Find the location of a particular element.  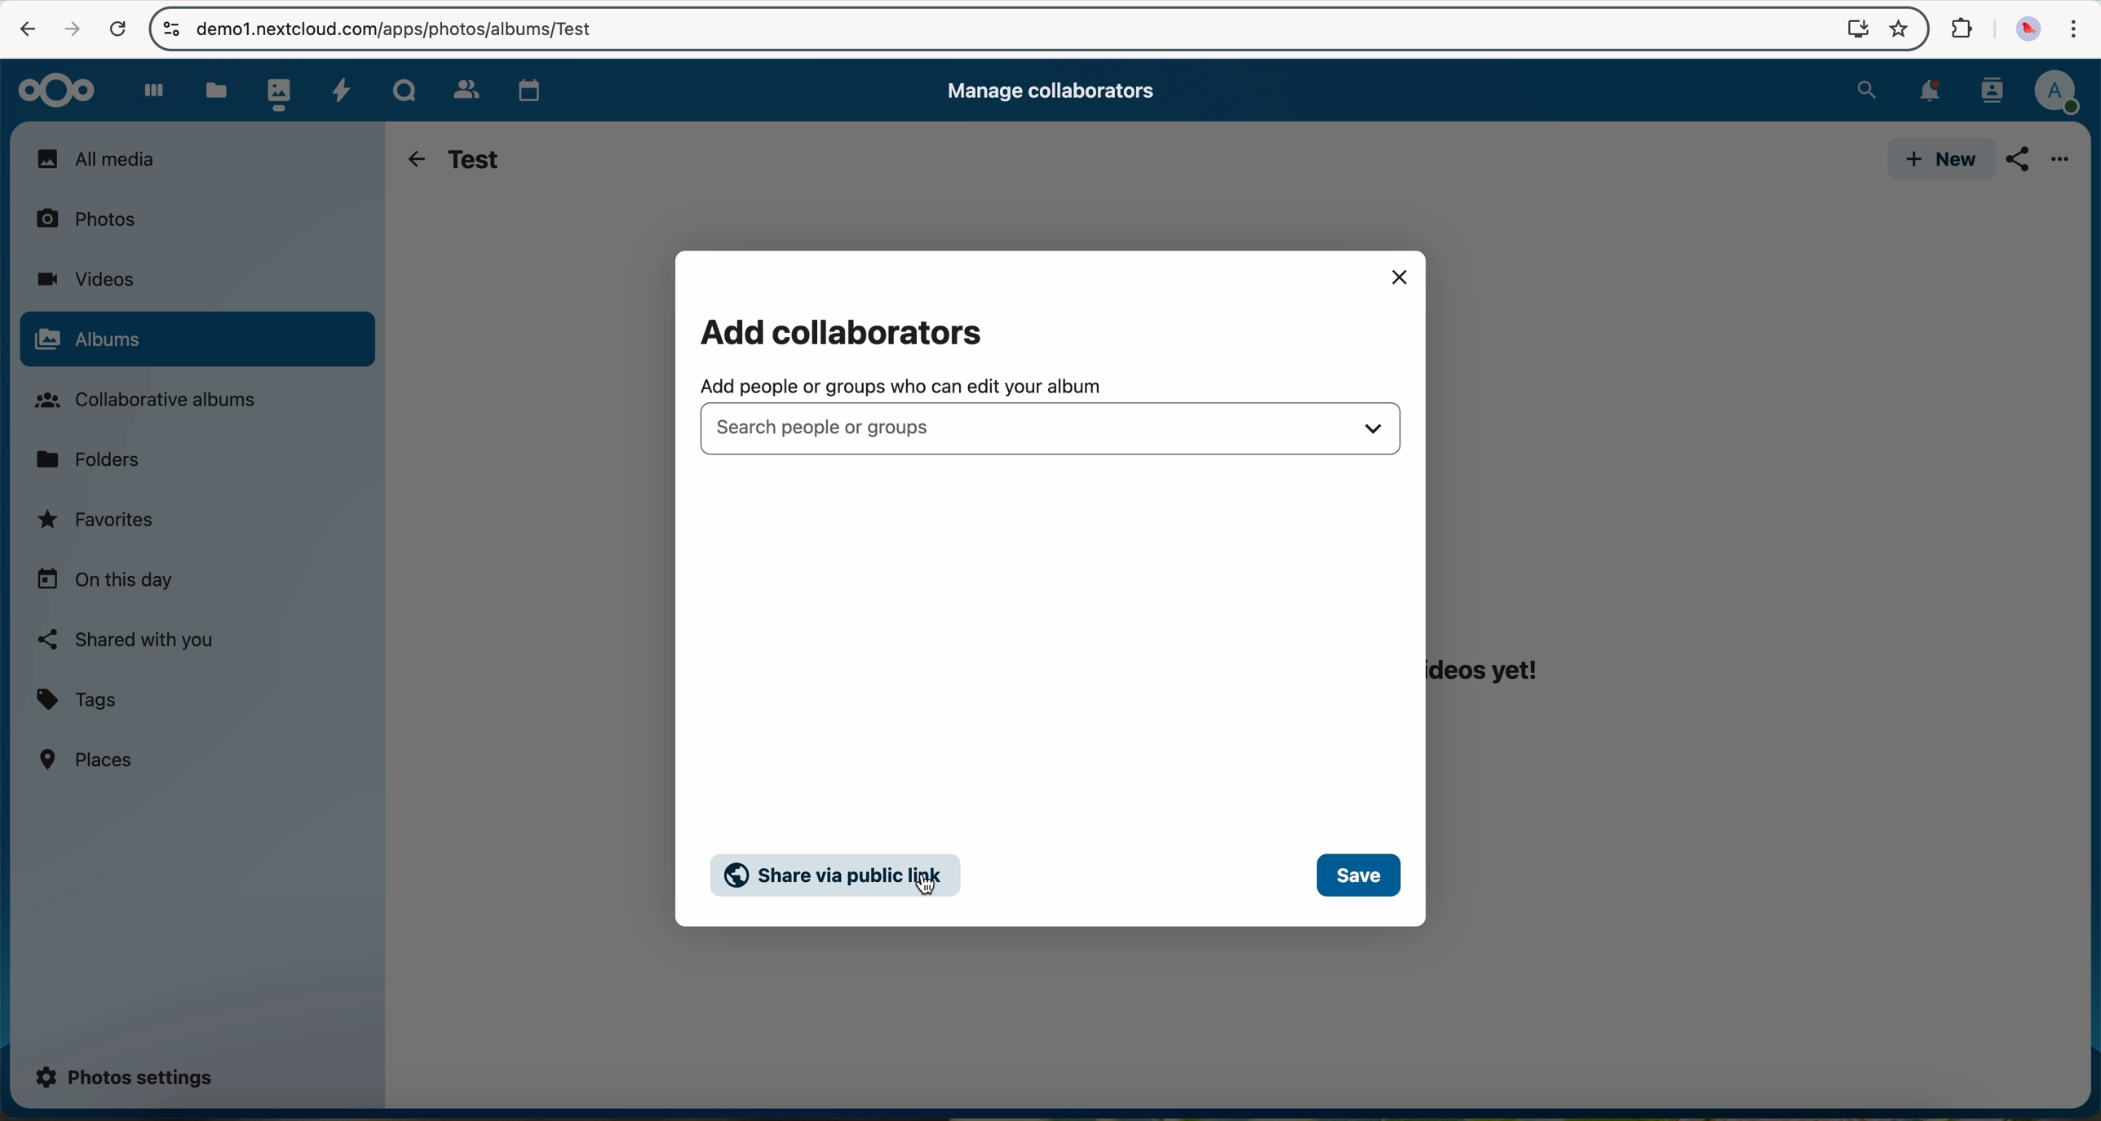

save button is located at coordinates (1359, 875).